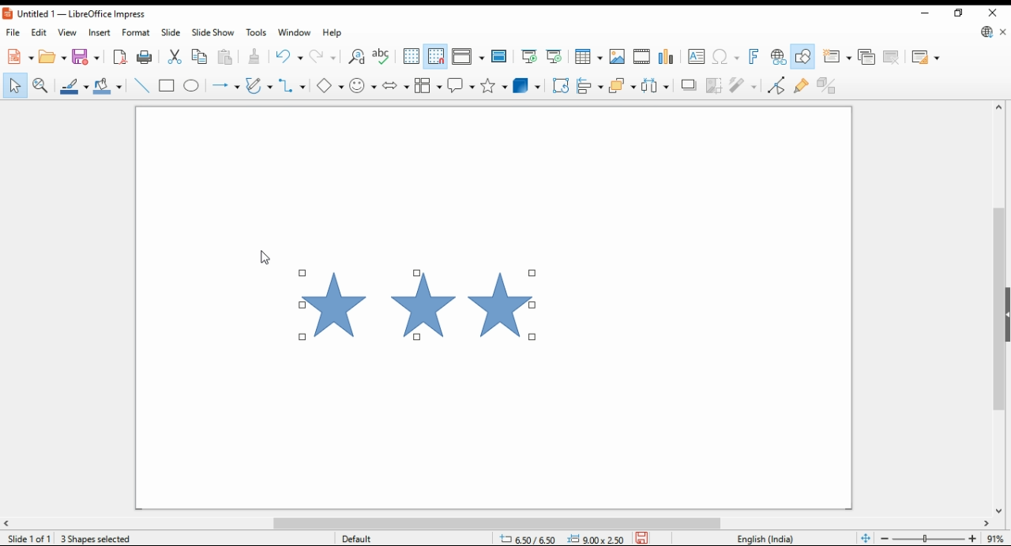 The image size is (1011, 546). I want to click on Mark Objects, so click(88, 537).